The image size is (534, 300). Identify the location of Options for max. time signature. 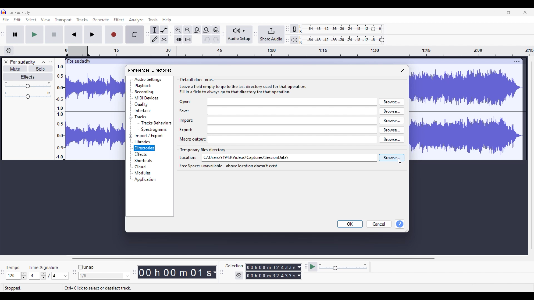
(60, 276).